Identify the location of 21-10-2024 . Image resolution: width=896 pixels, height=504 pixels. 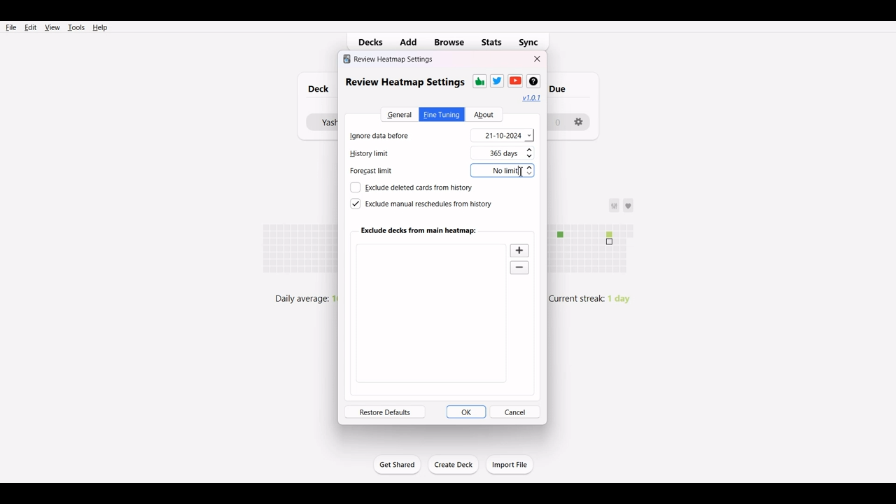
(503, 135).